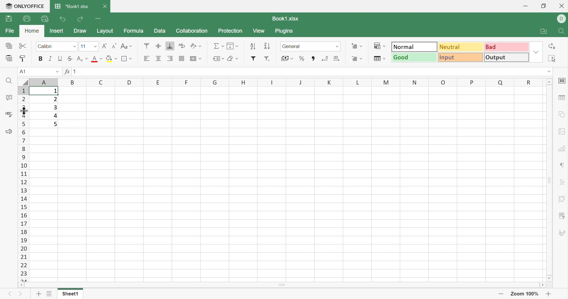  I want to click on Row numbers, so click(23, 185).